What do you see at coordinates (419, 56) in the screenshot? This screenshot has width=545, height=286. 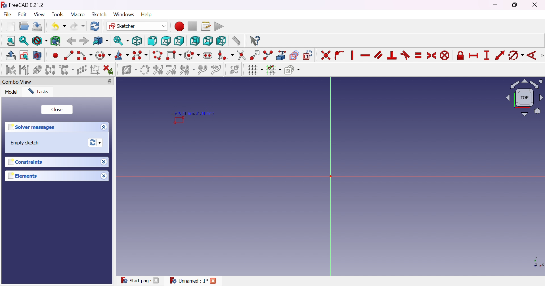 I see `Constrain equal` at bounding box center [419, 56].